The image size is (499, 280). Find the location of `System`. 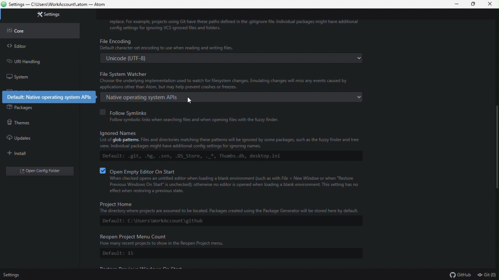

System is located at coordinates (21, 77).